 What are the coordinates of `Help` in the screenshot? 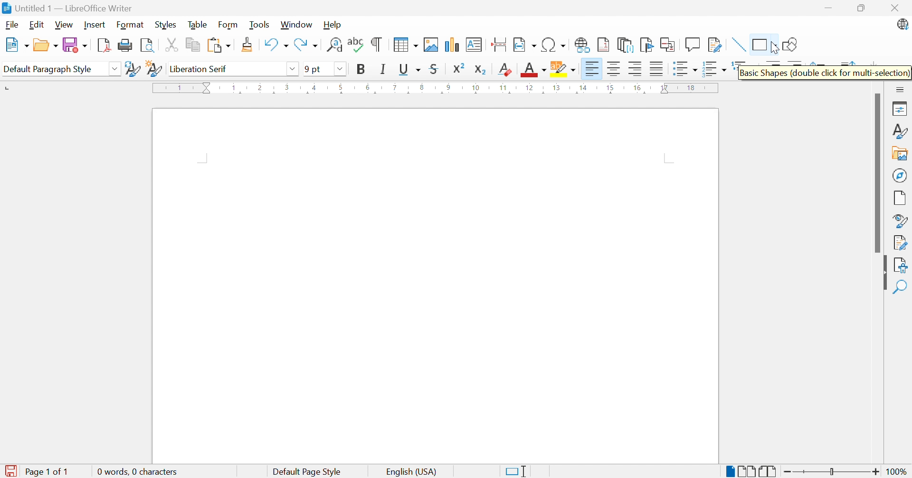 It's located at (333, 24).